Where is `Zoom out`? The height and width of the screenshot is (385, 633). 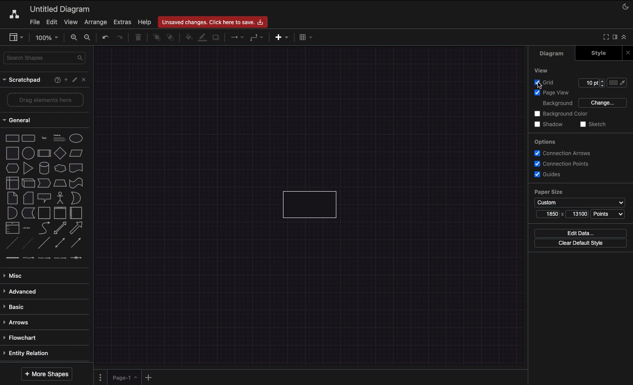
Zoom out is located at coordinates (88, 38).